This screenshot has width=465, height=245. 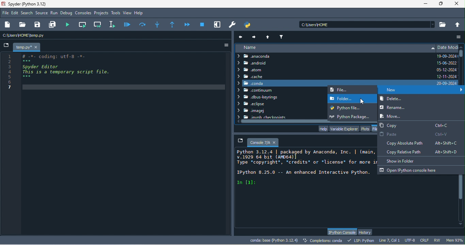 What do you see at coordinates (127, 13) in the screenshot?
I see `view` at bounding box center [127, 13].